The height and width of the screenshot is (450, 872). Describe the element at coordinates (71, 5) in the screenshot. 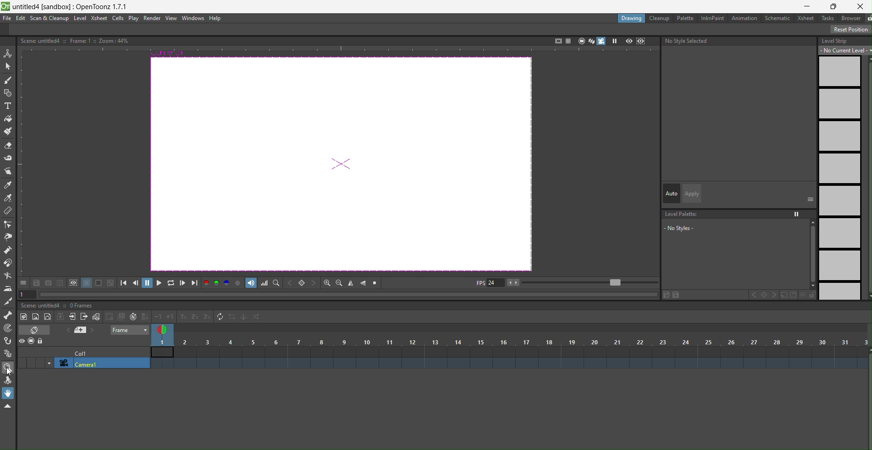

I see `file name` at that location.